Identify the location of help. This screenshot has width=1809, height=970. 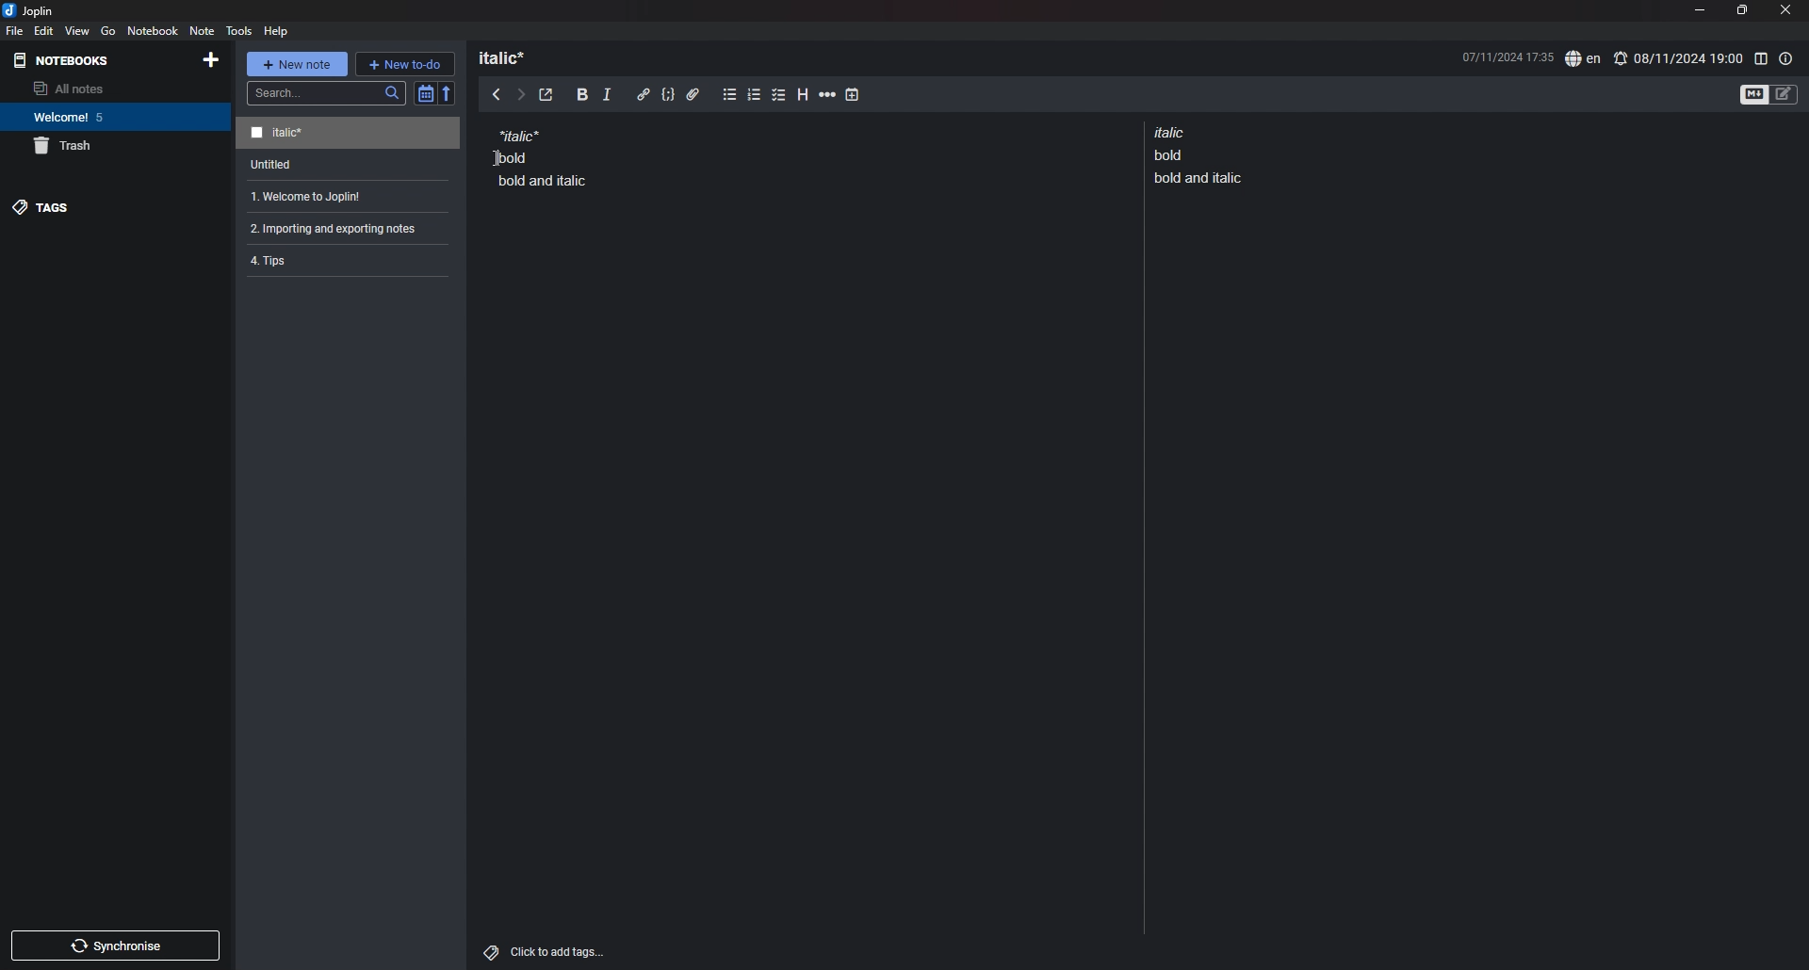
(278, 30).